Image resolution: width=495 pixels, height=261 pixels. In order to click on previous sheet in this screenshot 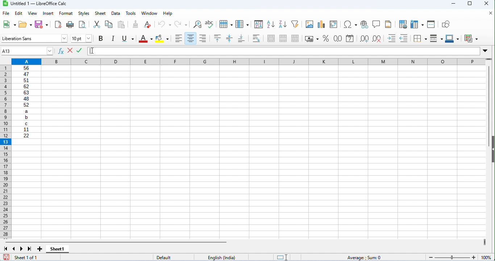, I will do `click(15, 249)`.